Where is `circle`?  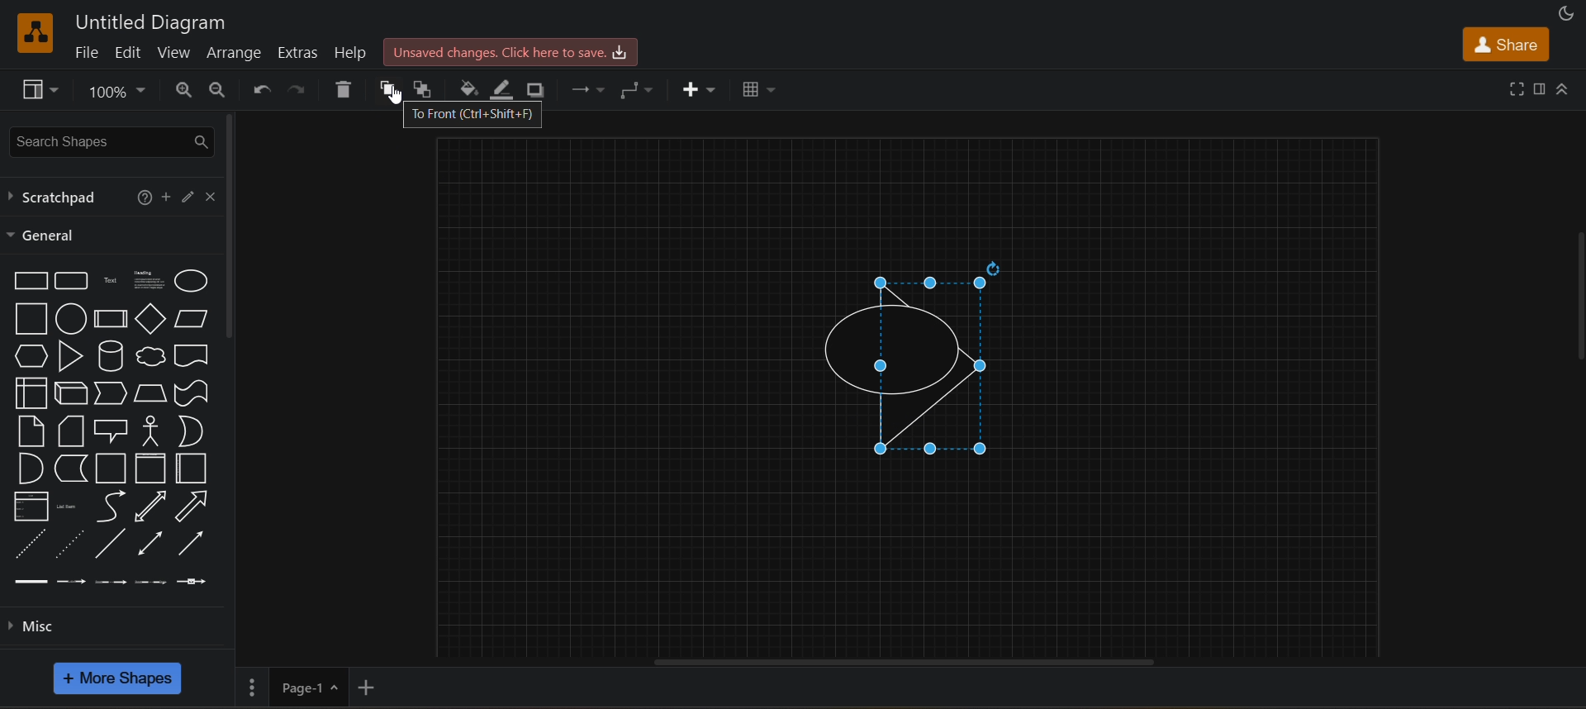 circle is located at coordinates (70, 318).